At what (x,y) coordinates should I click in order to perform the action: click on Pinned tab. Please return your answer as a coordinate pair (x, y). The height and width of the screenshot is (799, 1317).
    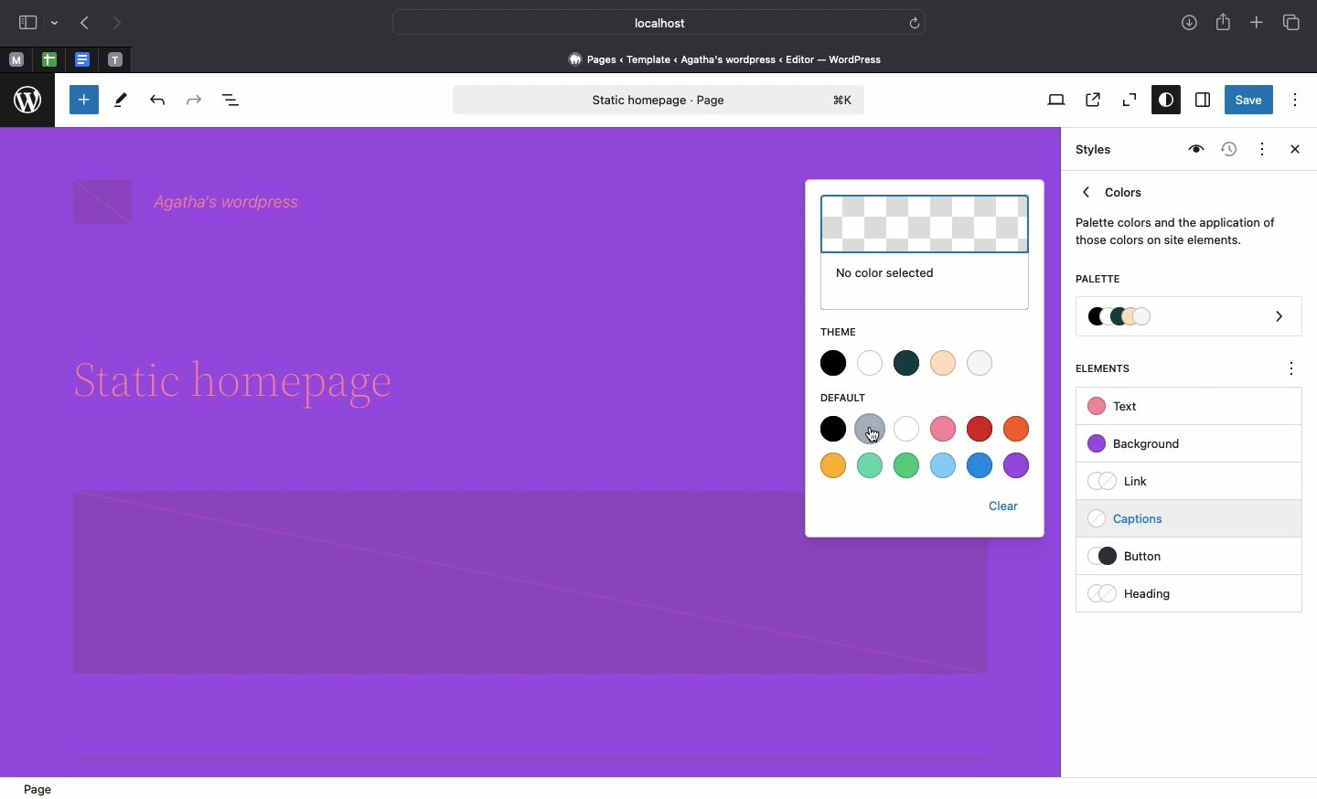
    Looking at the image, I should click on (49, 60).